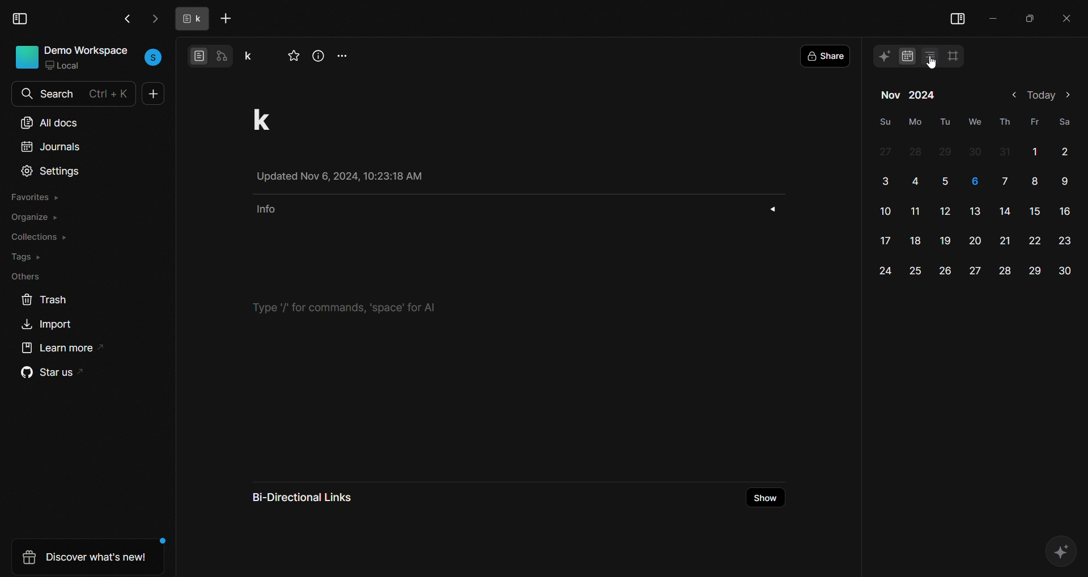 The height and width of the screenshot is (577, 1088). I want to click on more, so click(345, 54).